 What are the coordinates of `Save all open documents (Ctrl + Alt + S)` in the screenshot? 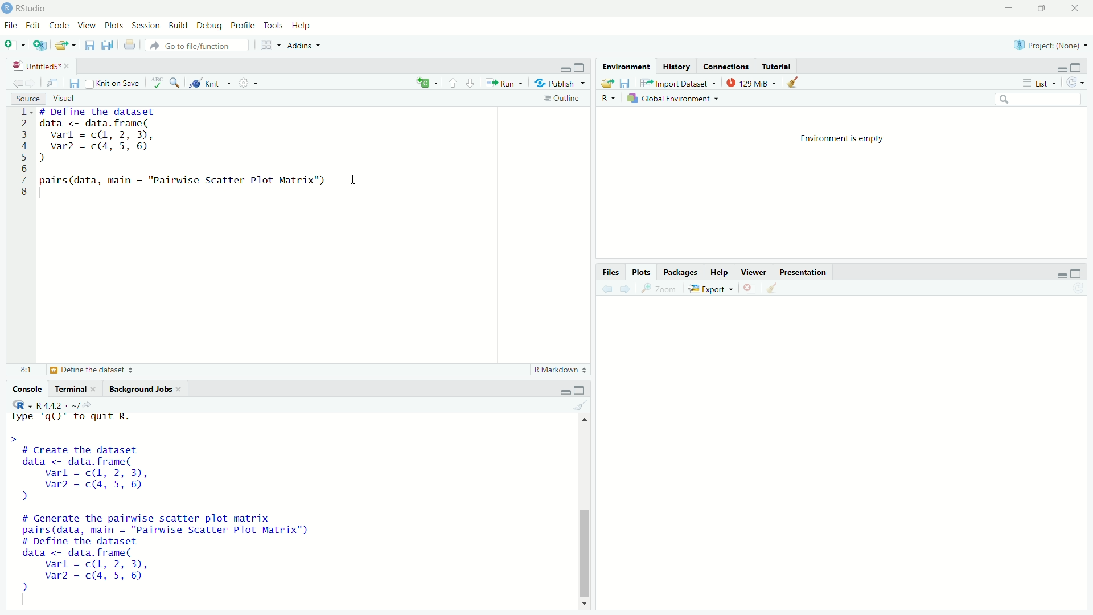 It's located at (107, 43).